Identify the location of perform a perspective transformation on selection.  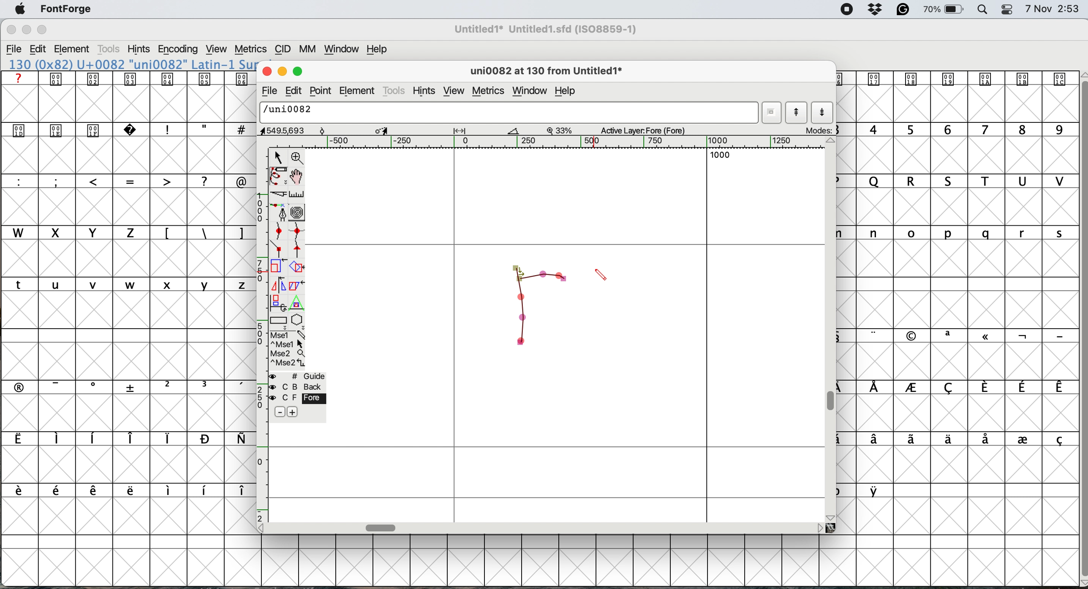
(298, 305).